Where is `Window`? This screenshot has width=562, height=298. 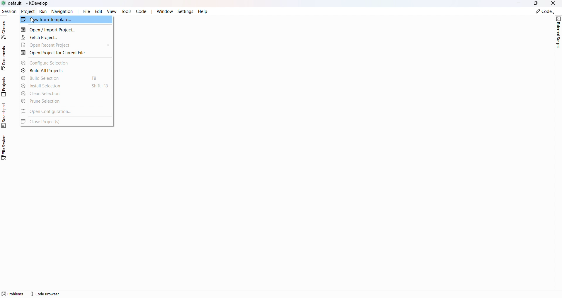
Window is located at coordinates (164, 11).